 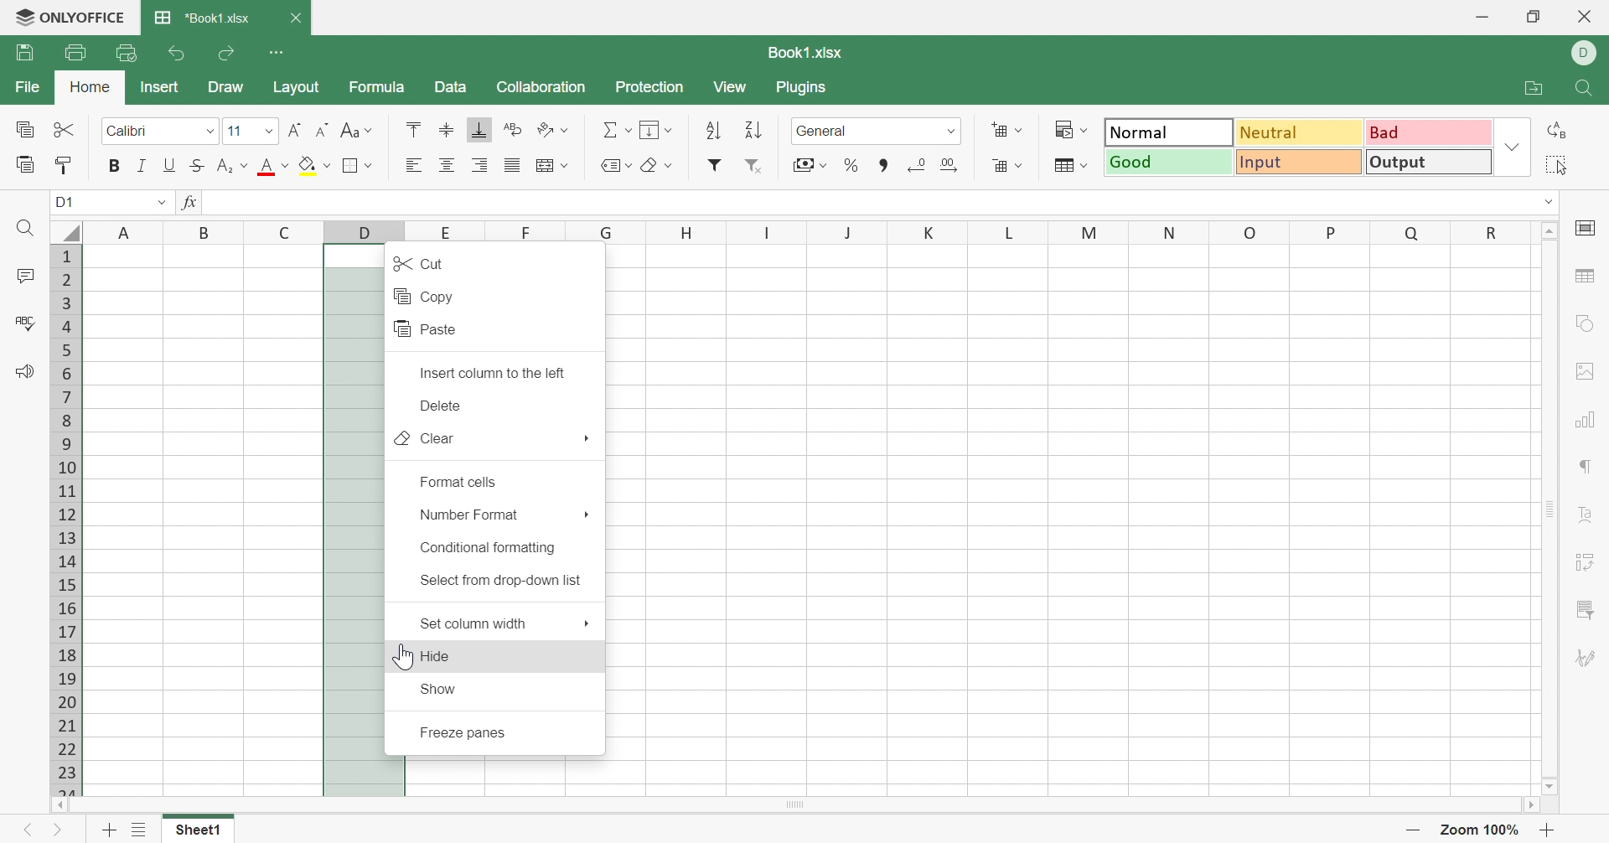 What do you see at coordinates (1586, 515) in the screenshot?
I see `Text Art settings` at bounding box center [1586, 515].